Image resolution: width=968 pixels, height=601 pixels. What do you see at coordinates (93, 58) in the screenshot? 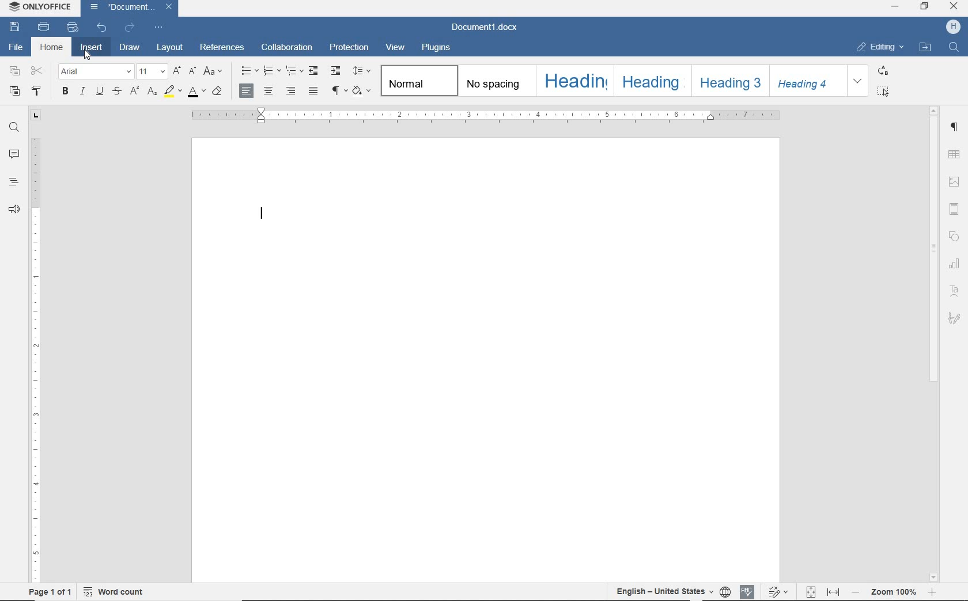
I see `Pointer` at bounding box center [93, 58].